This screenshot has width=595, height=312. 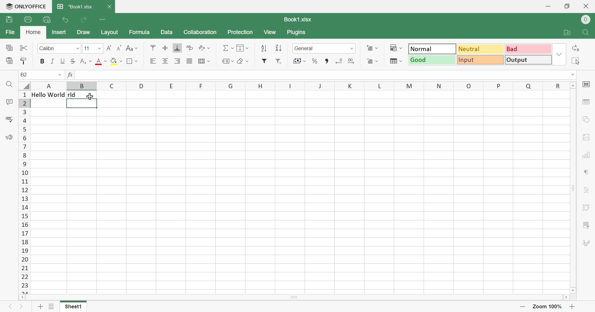 I want to click on Scroll Bar, so click(x=293, y=297).